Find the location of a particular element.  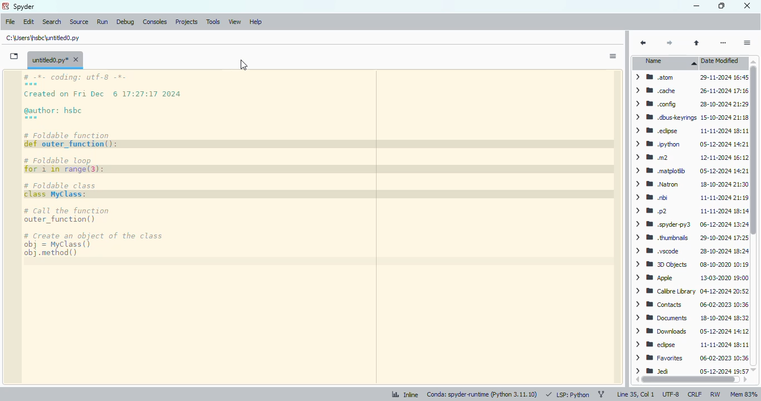

spyder is located at coordinates (24, 6).